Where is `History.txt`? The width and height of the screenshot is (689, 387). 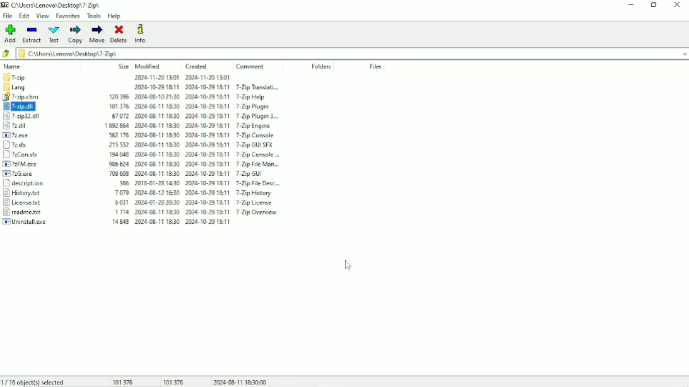
History.txt is located at coordinates (23, 193).